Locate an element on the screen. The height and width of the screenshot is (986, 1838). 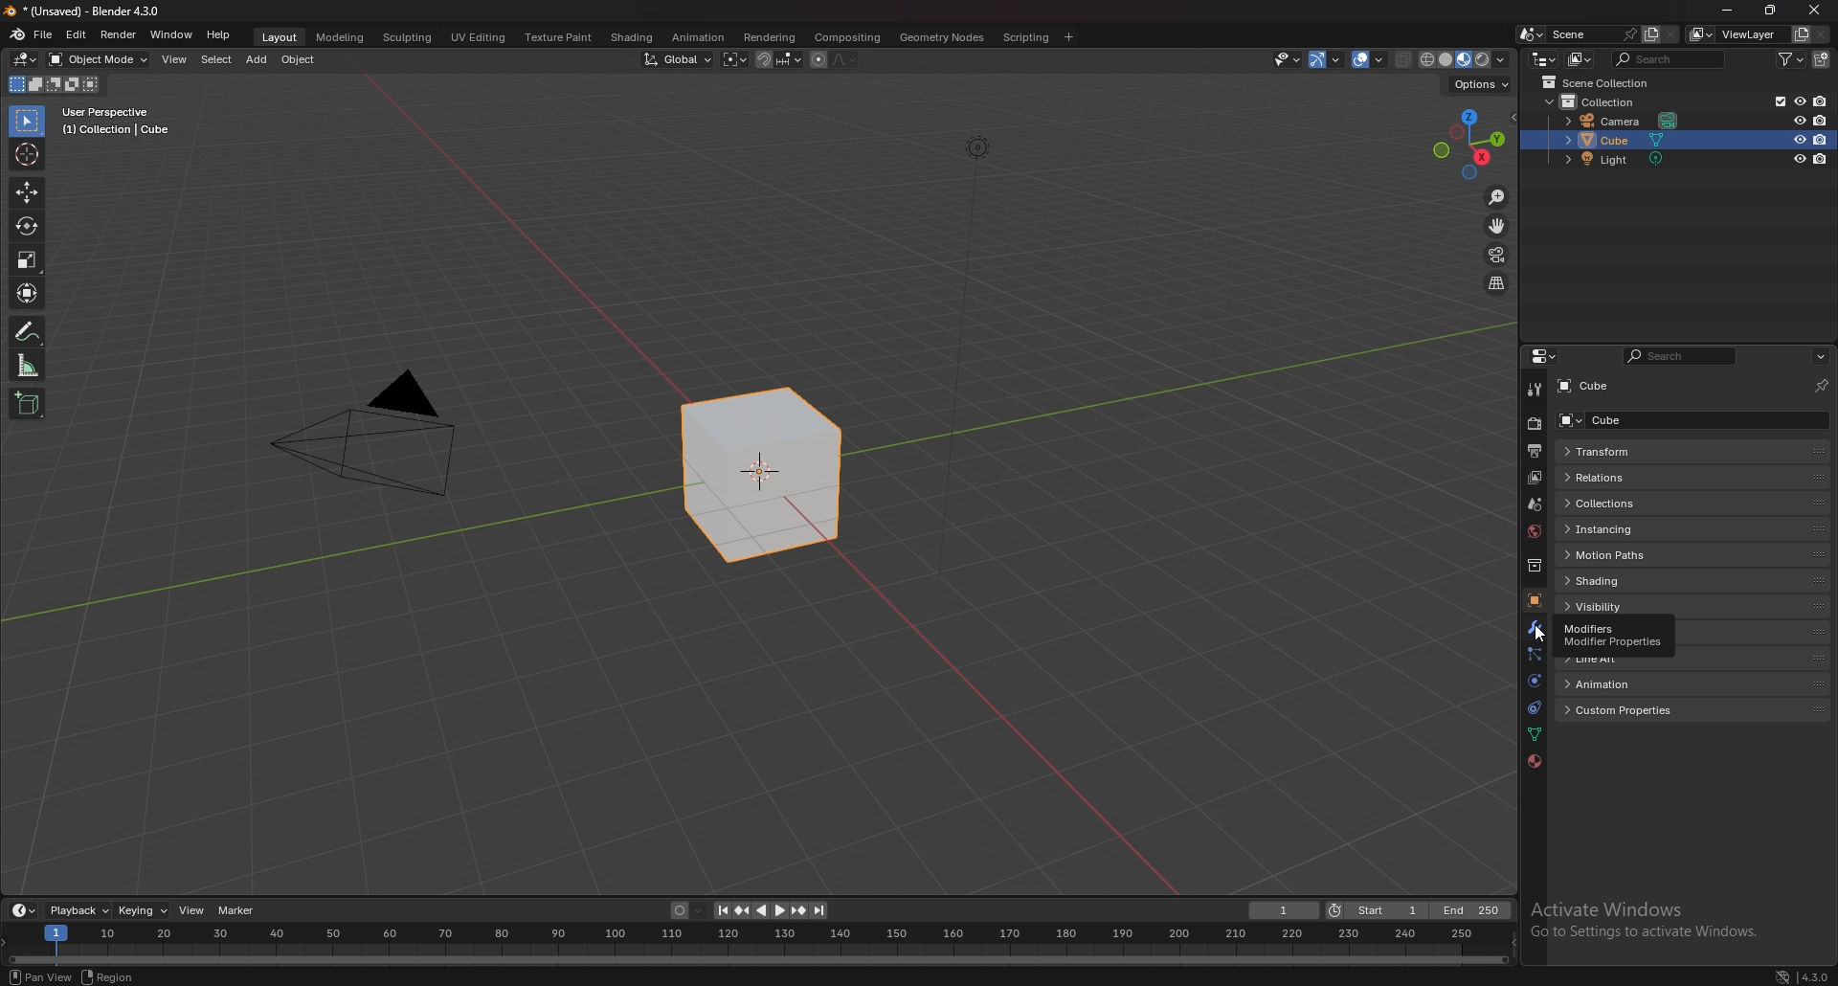
viewport display is located at coordinates (1627, 635).